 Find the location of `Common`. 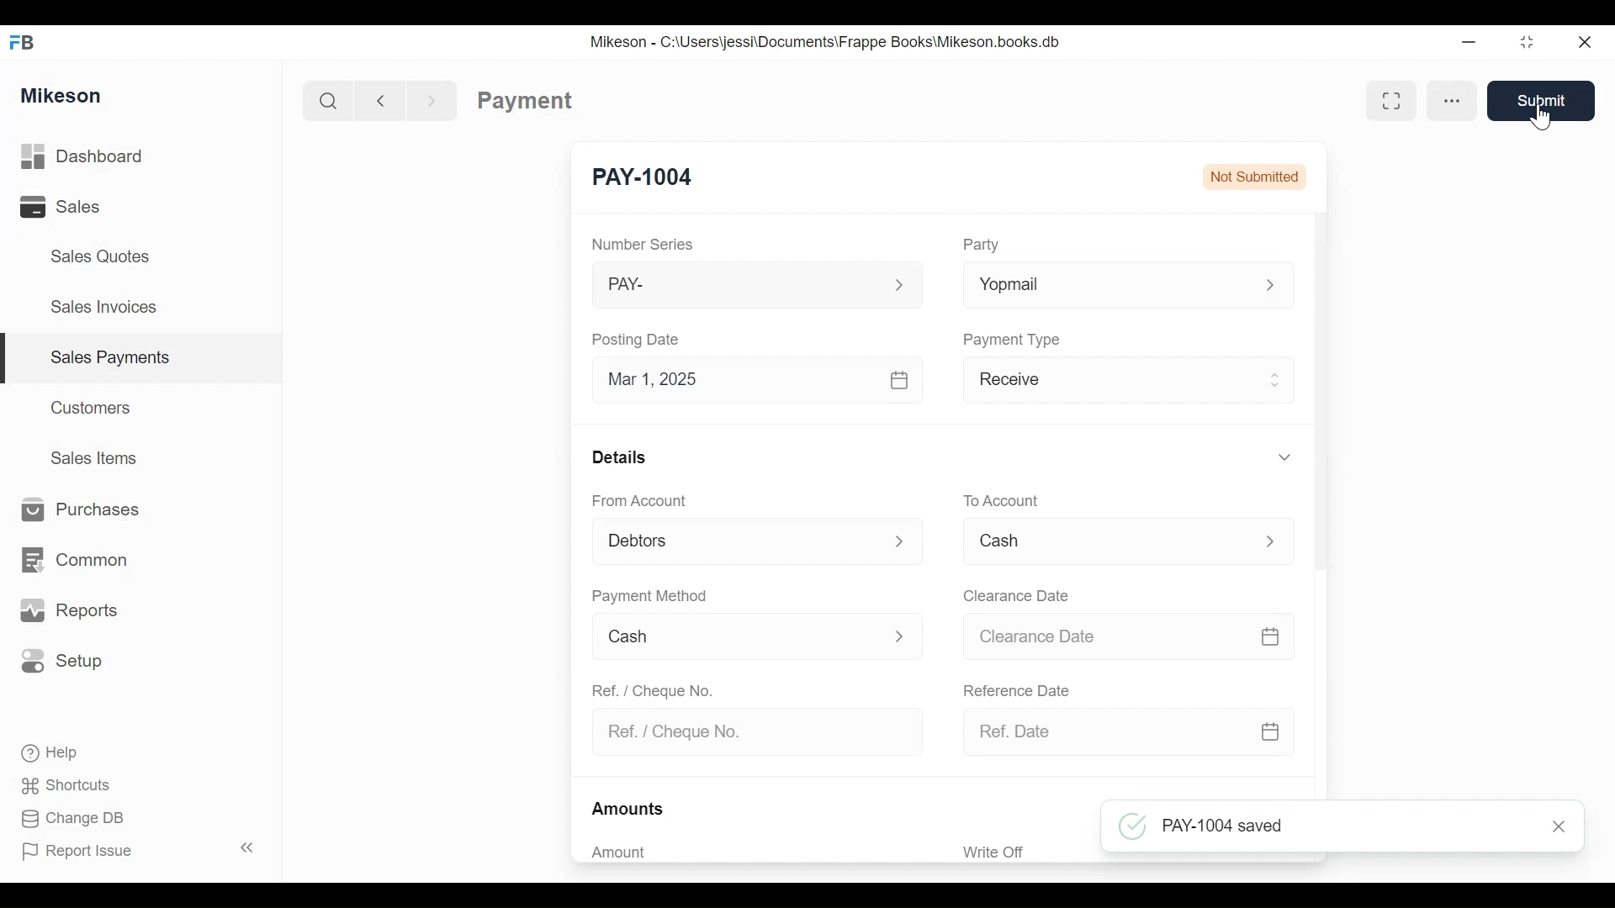

Common is located at coordinates (83, 552).